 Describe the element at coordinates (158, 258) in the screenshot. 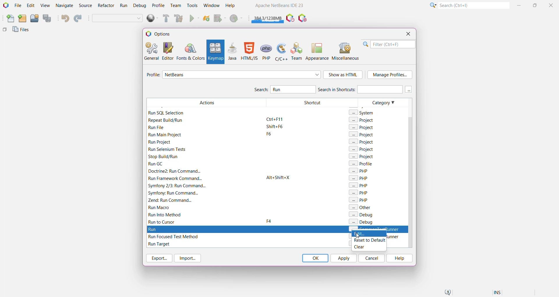

I see `Export` at that location.